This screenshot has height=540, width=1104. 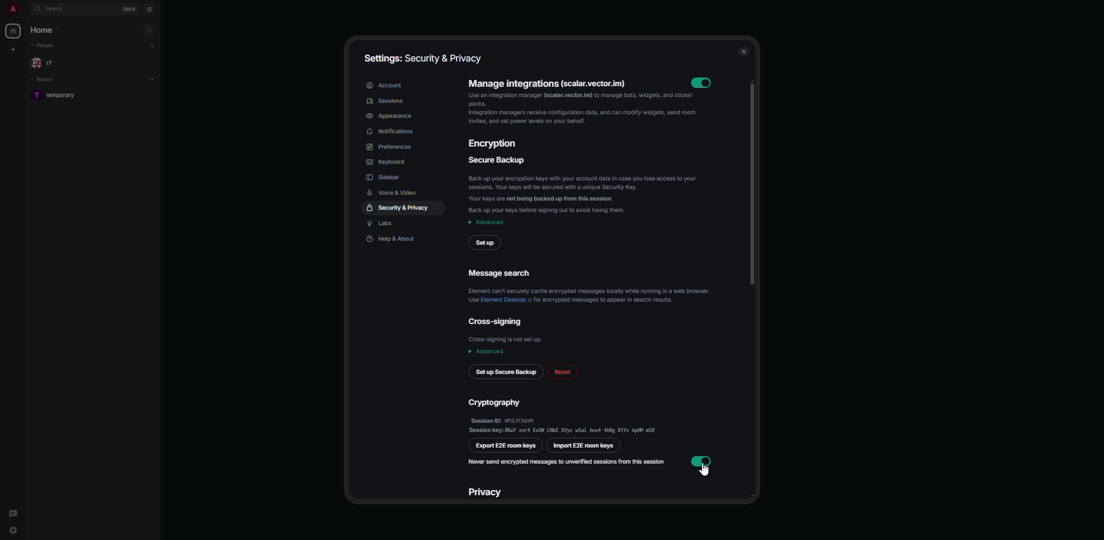 I want to click on account, so click(x=385, y=85).